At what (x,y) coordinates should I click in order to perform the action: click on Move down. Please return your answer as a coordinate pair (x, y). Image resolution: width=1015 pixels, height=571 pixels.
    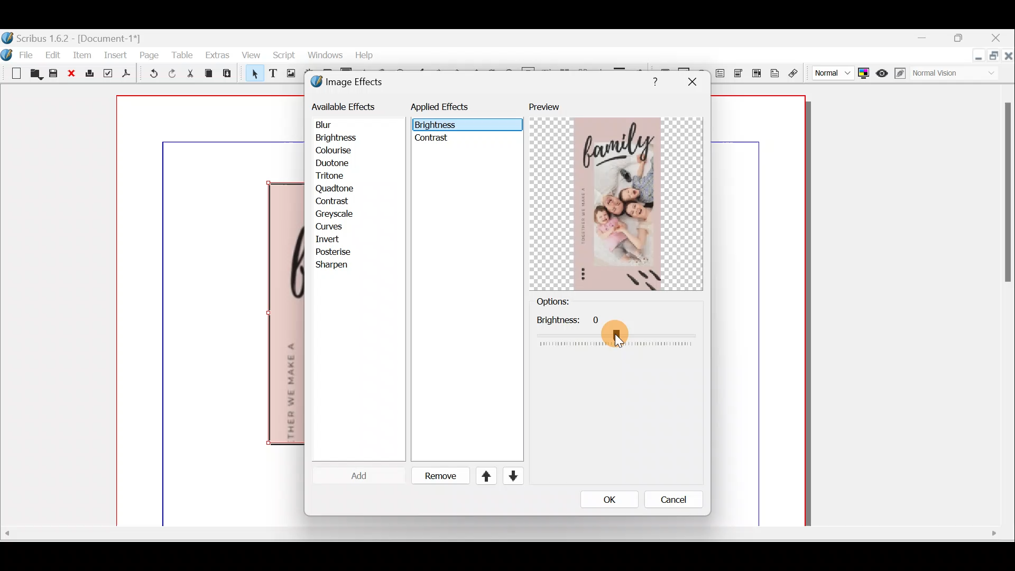
    Looking at the image, I should click on (512, 476).